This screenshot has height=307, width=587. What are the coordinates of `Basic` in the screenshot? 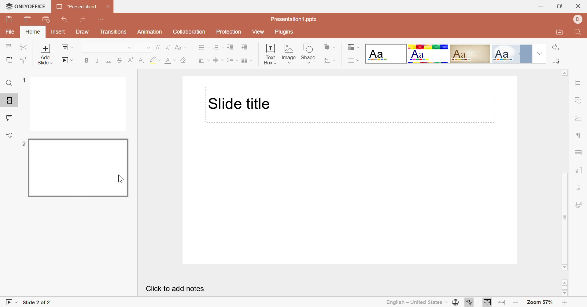 It's located at (428, 53).